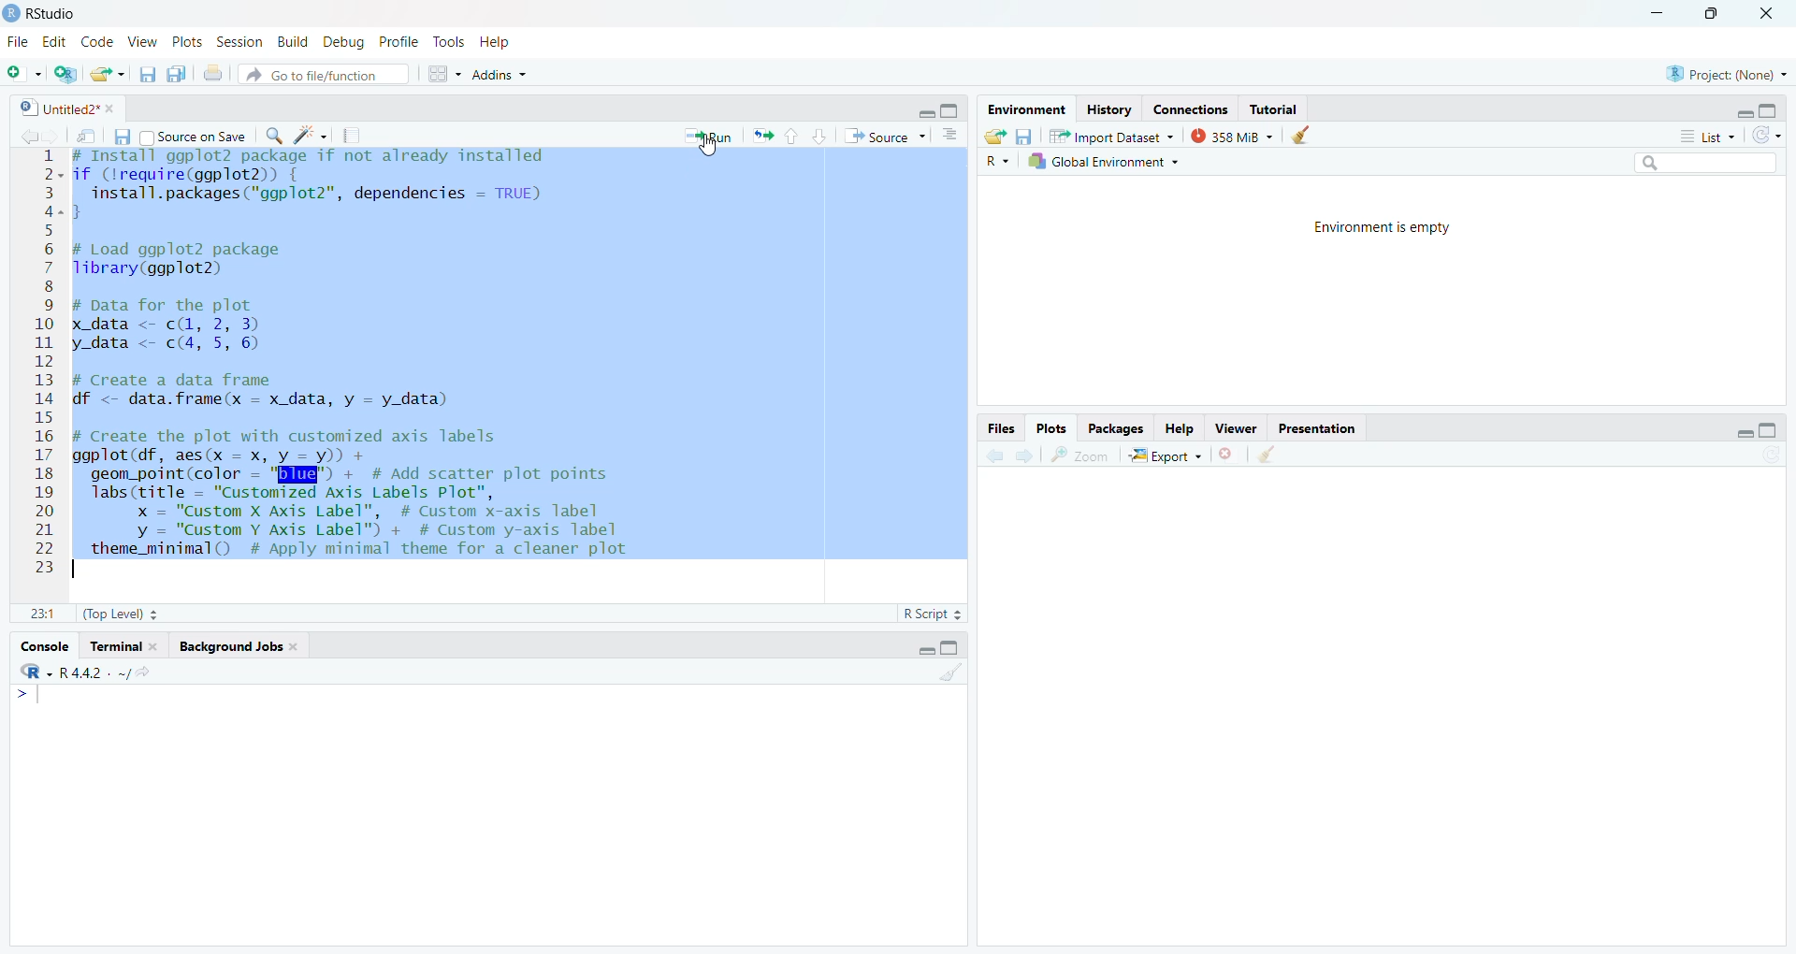 Image resolution: width=1796 pixels, height=954 pixels. What do you see at coordinates (30, 137) in the screenshot?
I see `back` at bounding box center [30, 137].